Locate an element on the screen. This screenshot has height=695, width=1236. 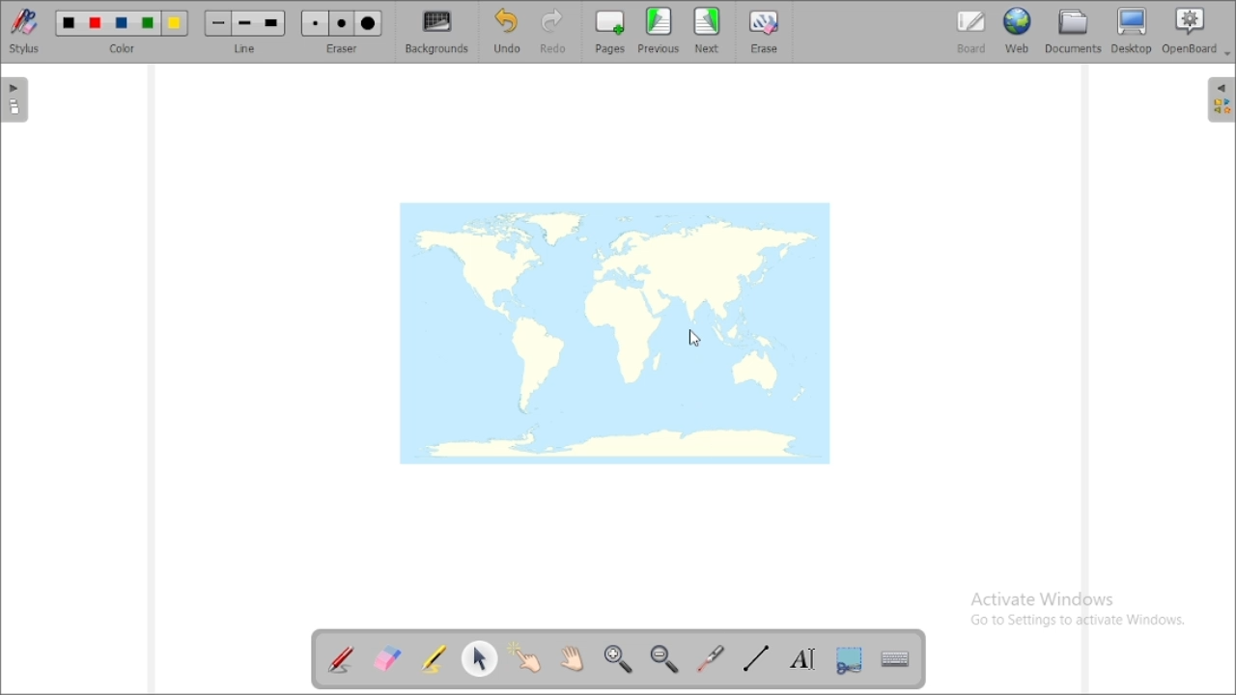
capture part of the screen is located at coordinates (850, 660).